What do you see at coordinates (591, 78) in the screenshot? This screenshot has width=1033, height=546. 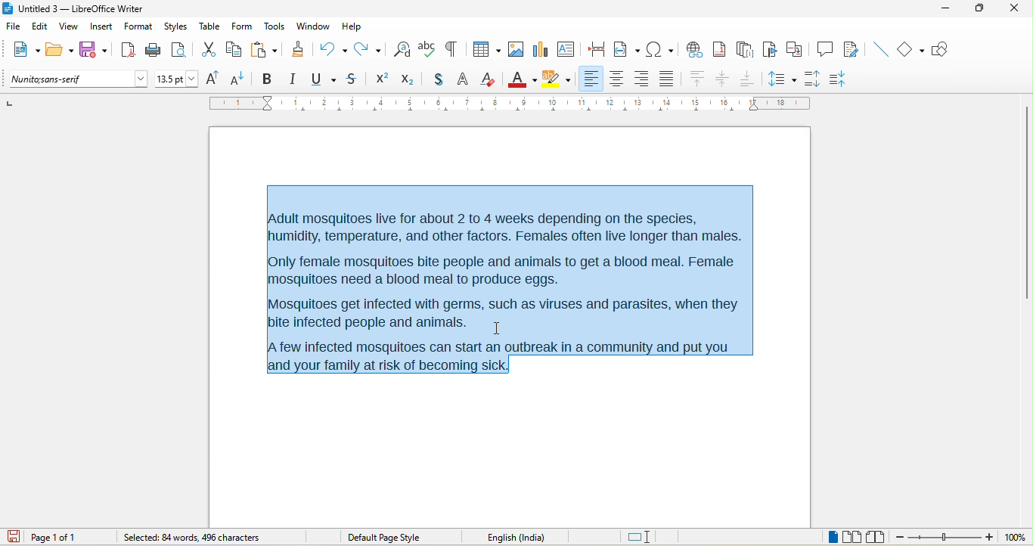 I see `align left` at bounding box center [591, 78].